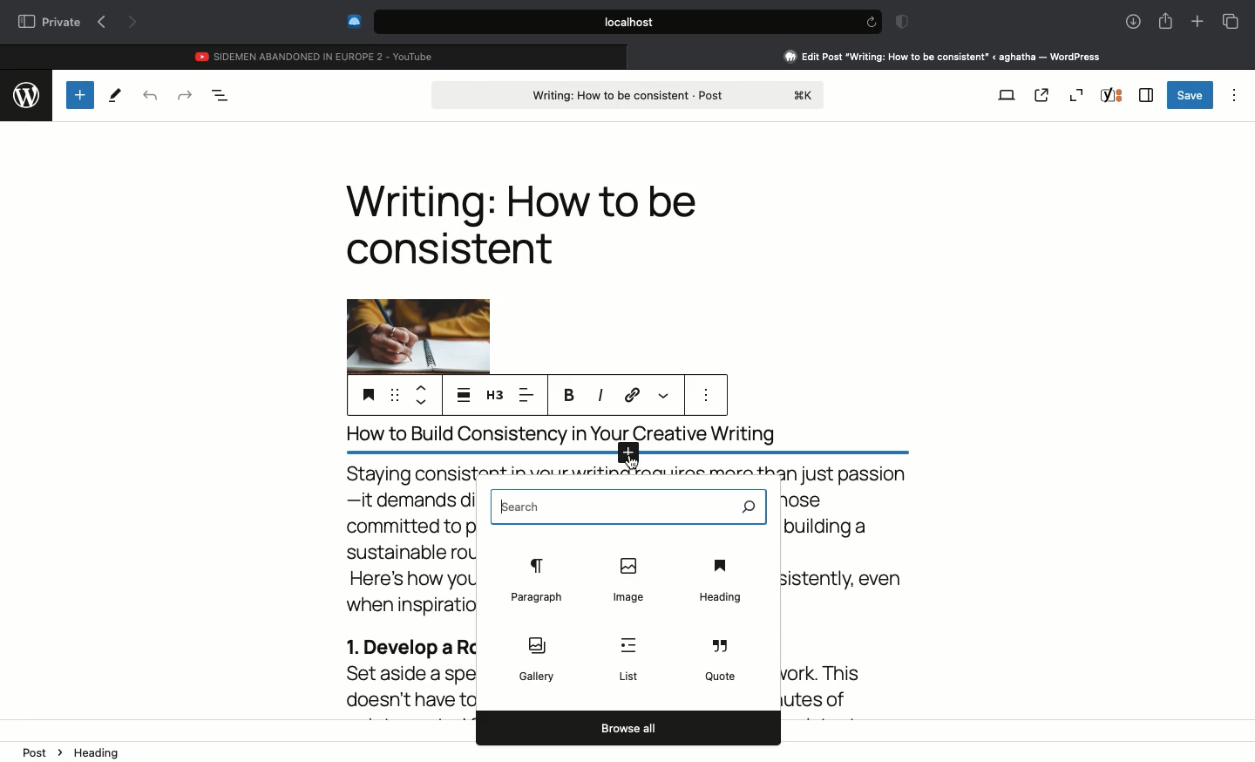 The image size is (1255, 762). Describe the element at coordinates (221, 95) in the screenshot. I see `Document overview` at that location.